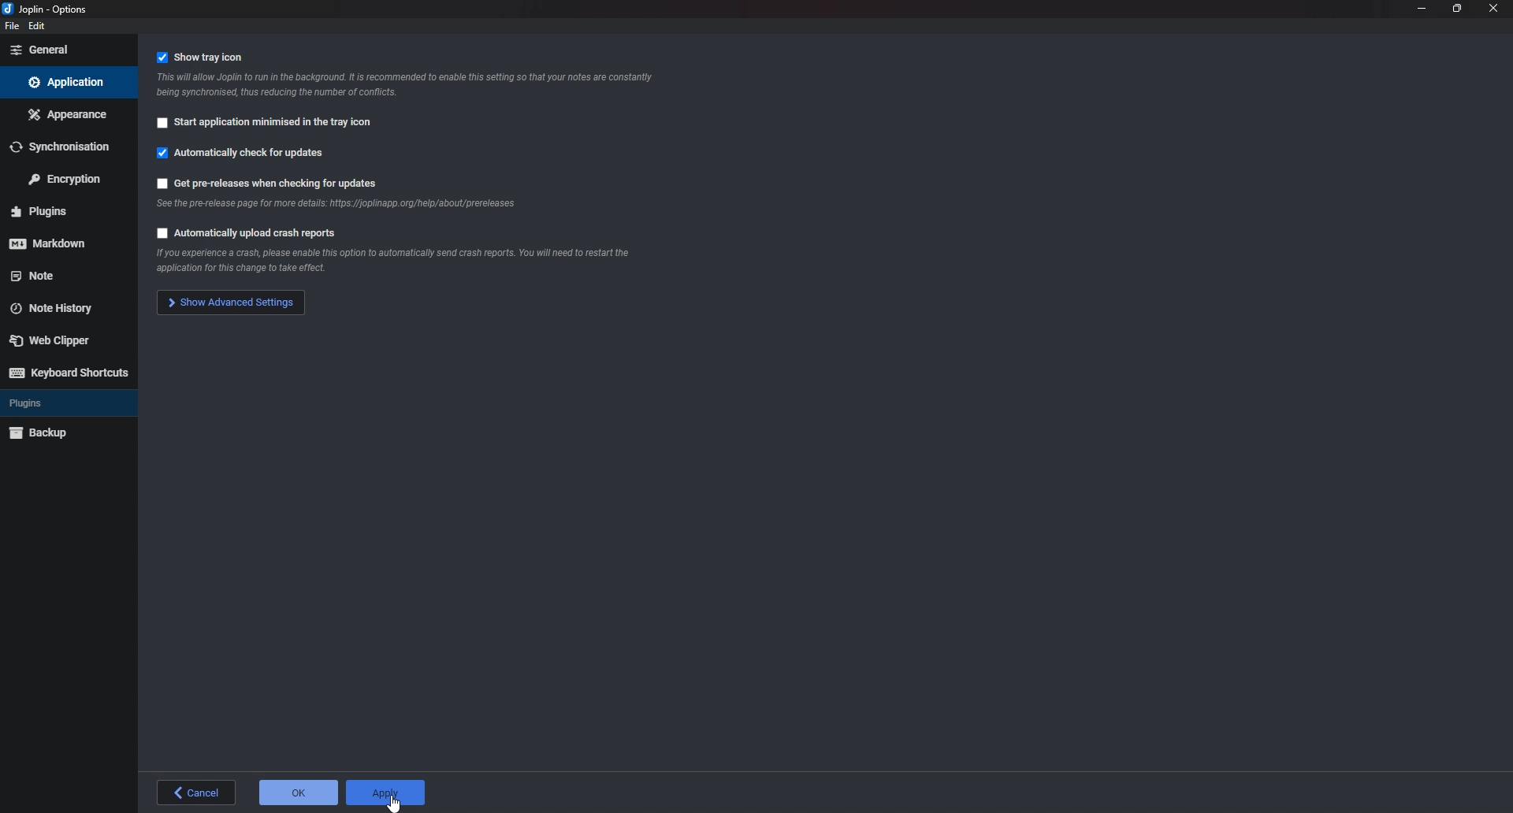 The width and height of the screenshot is (1513, 813). Describe the element at coordinates (56, 244) in the screenshot. I see `markdown` at that location.